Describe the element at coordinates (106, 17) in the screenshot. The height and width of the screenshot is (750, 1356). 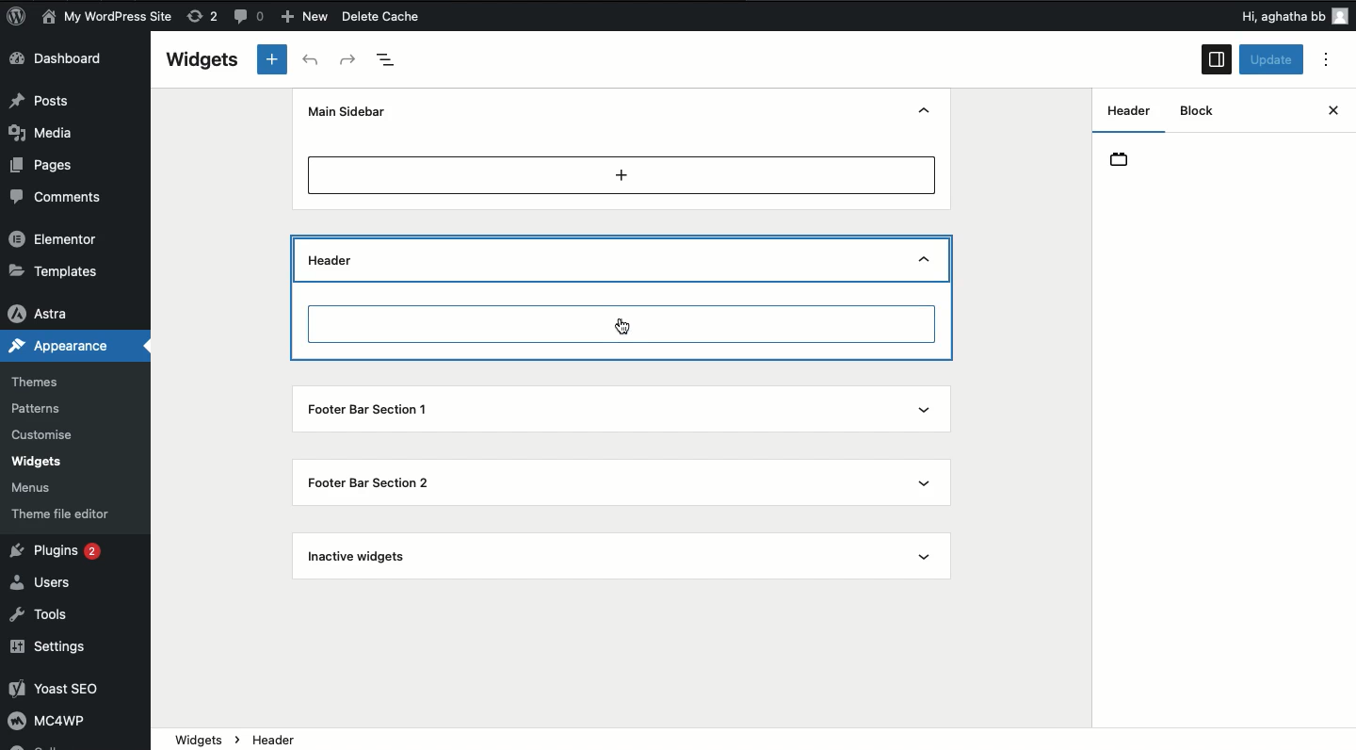
I see `My WordPress Site` at that location.